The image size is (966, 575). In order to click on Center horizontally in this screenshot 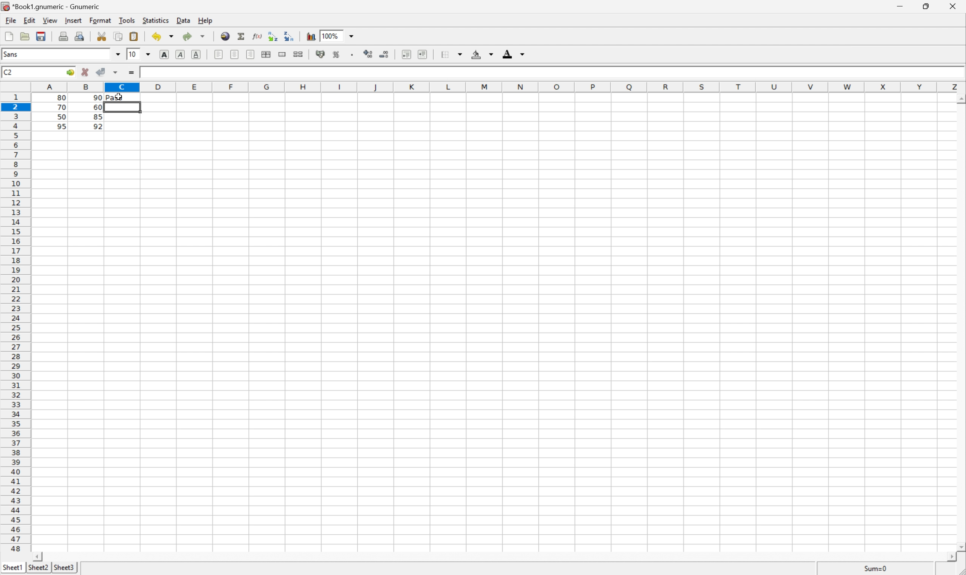, I will do `click(235, 55)`.